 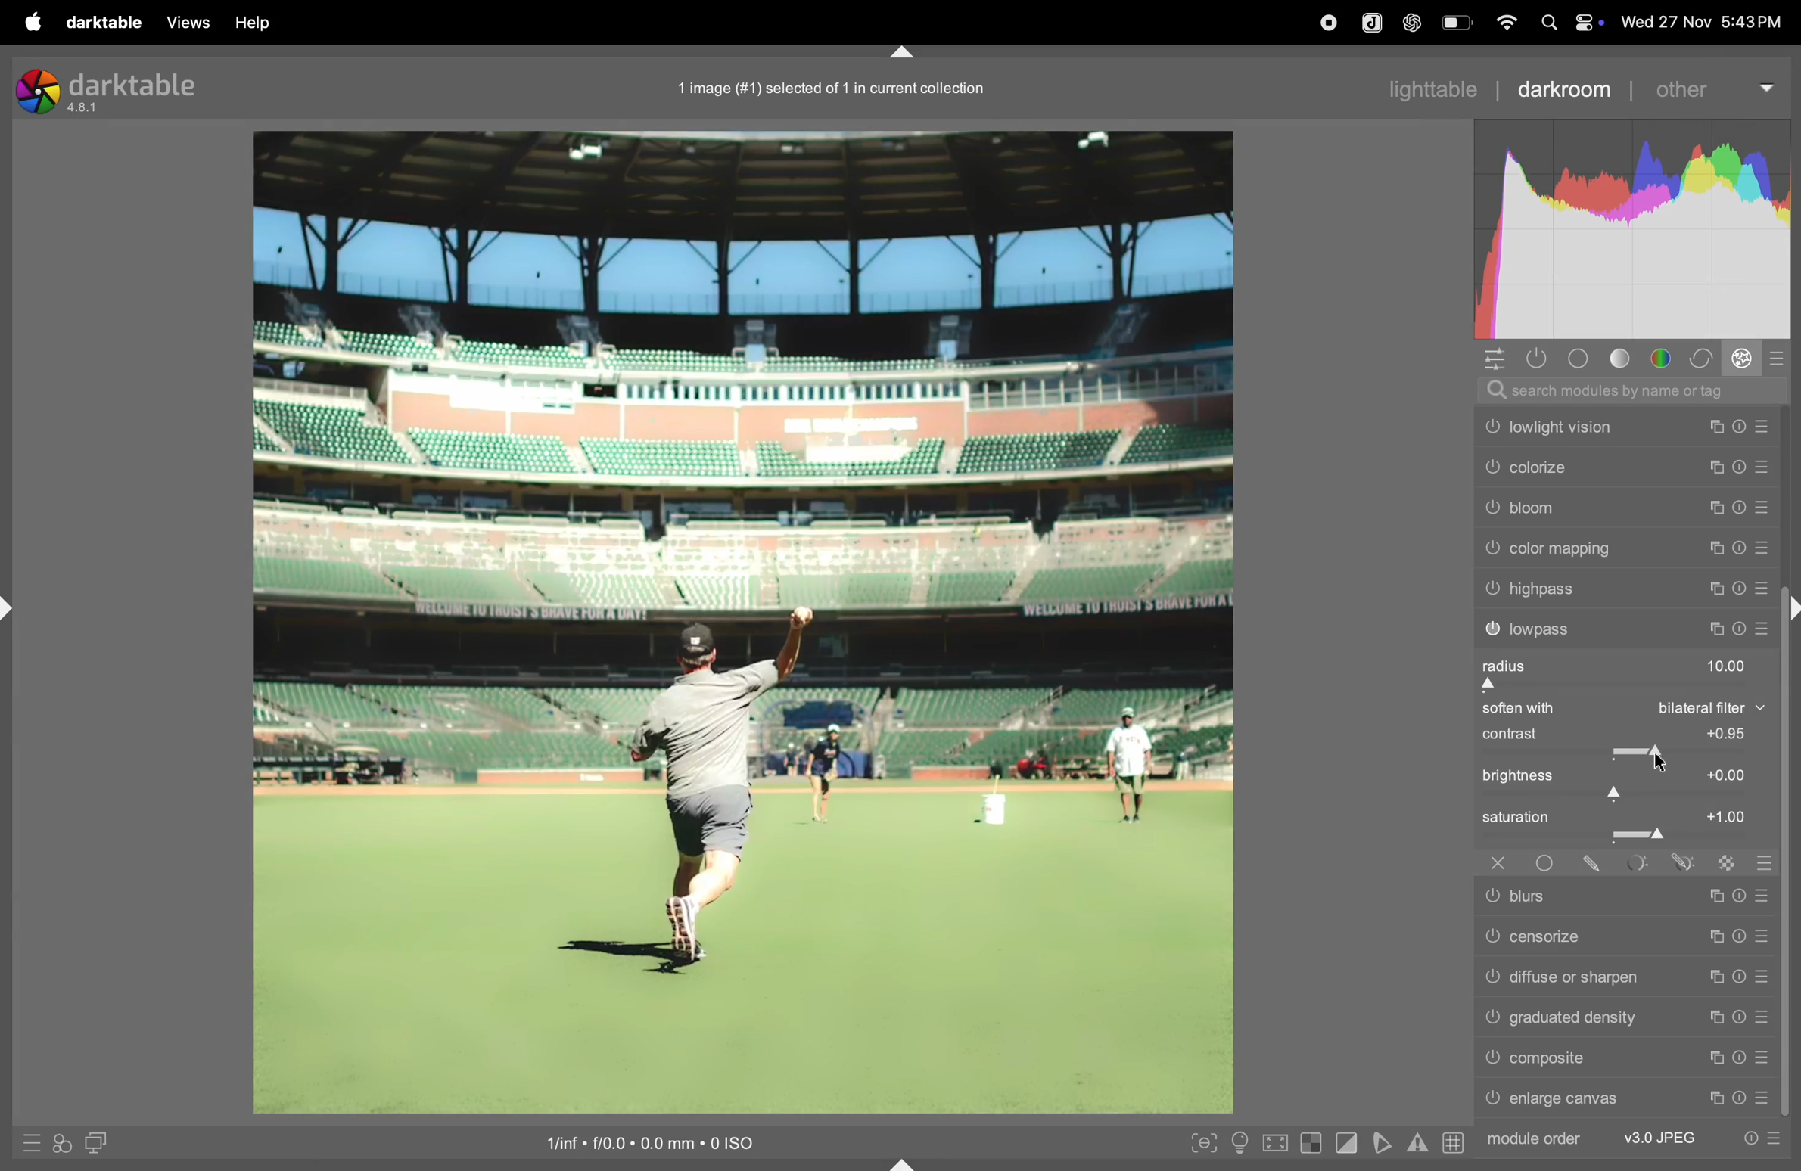 What do you see at coordinates (1626, 934) in the screenshot?
I see `censorize` at bounding box center [1626, 934].